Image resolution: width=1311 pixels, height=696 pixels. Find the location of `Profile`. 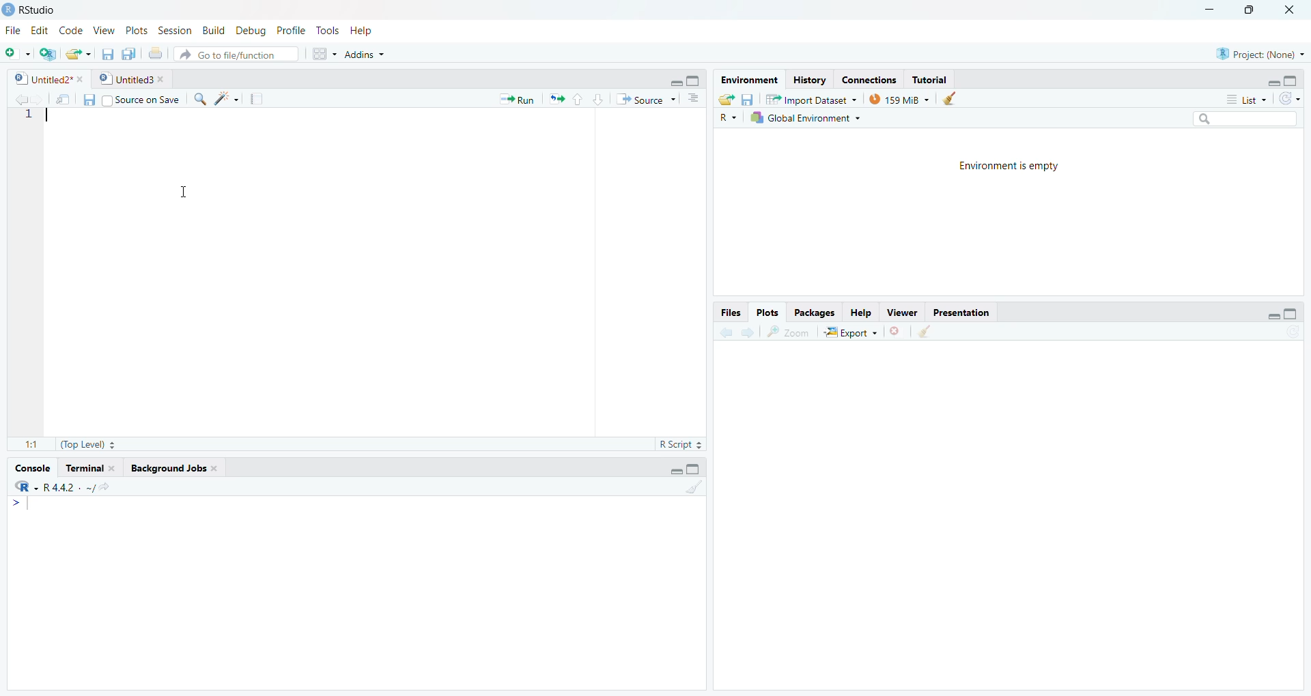

Profile is located at coordinates (290, 30).